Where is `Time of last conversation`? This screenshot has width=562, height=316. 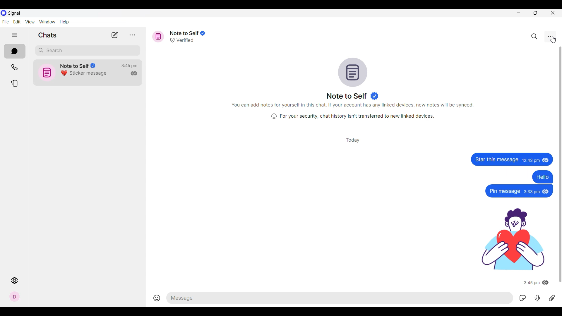
Time of last conversation is located at coordinates (129, 66).